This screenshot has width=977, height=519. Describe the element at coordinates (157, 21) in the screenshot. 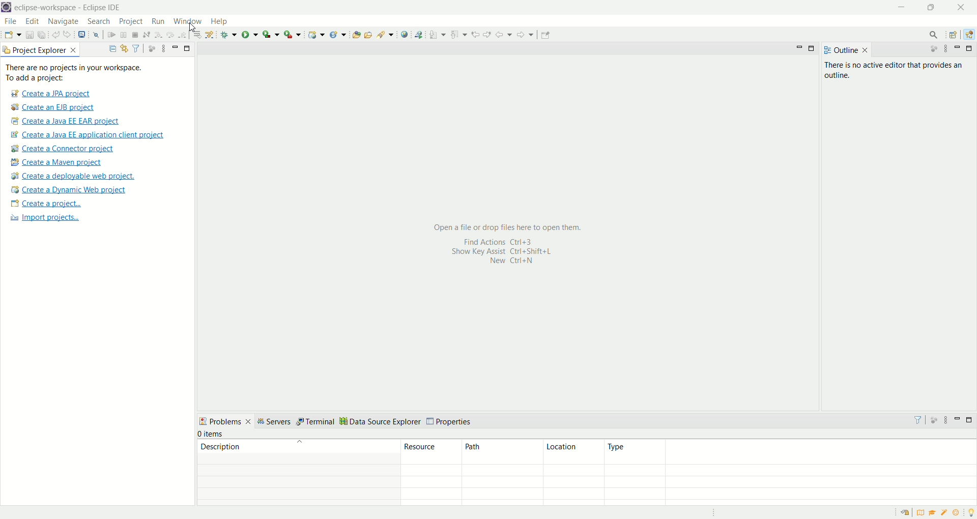

I see `run` at that location.